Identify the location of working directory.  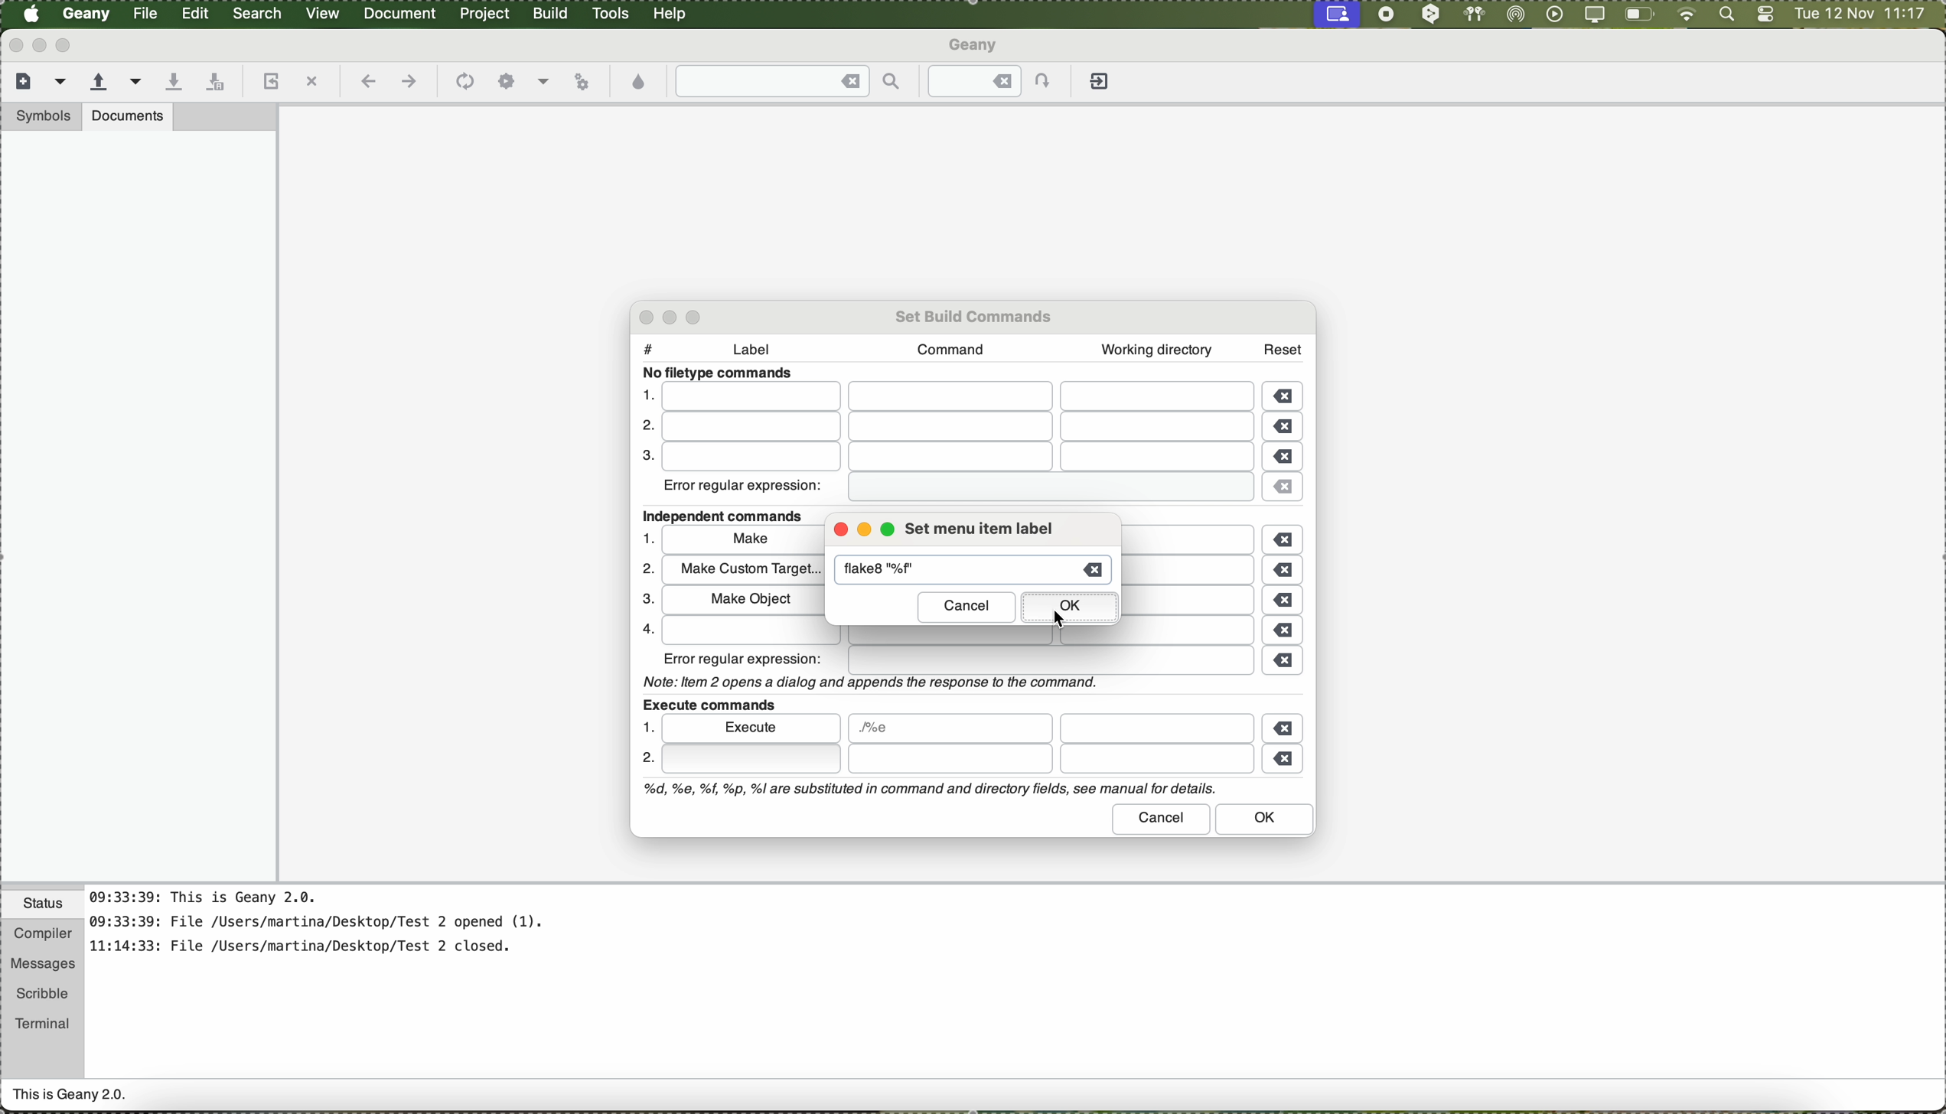
(1156, 350).